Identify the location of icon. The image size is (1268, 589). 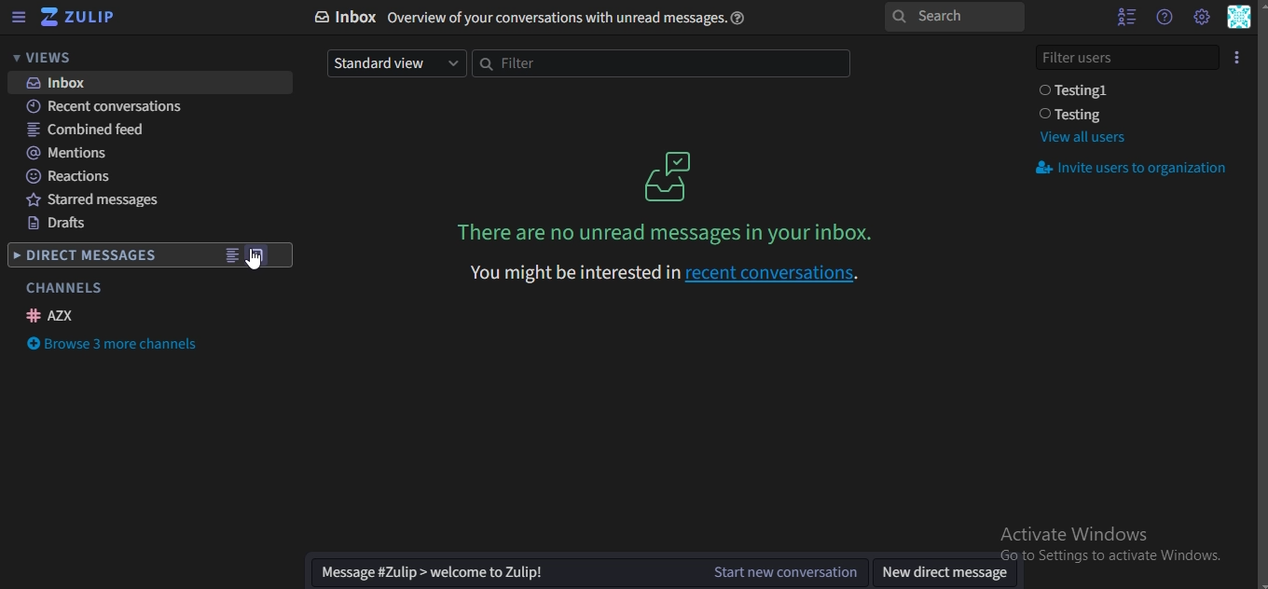
(670, 175).